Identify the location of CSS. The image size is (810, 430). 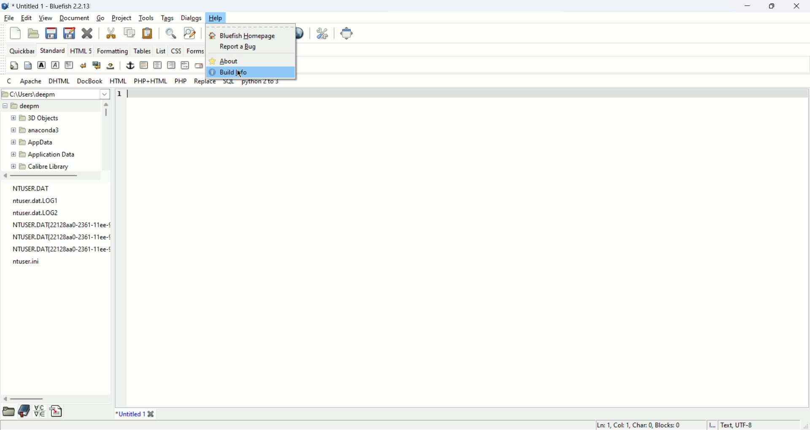
(176, 51).